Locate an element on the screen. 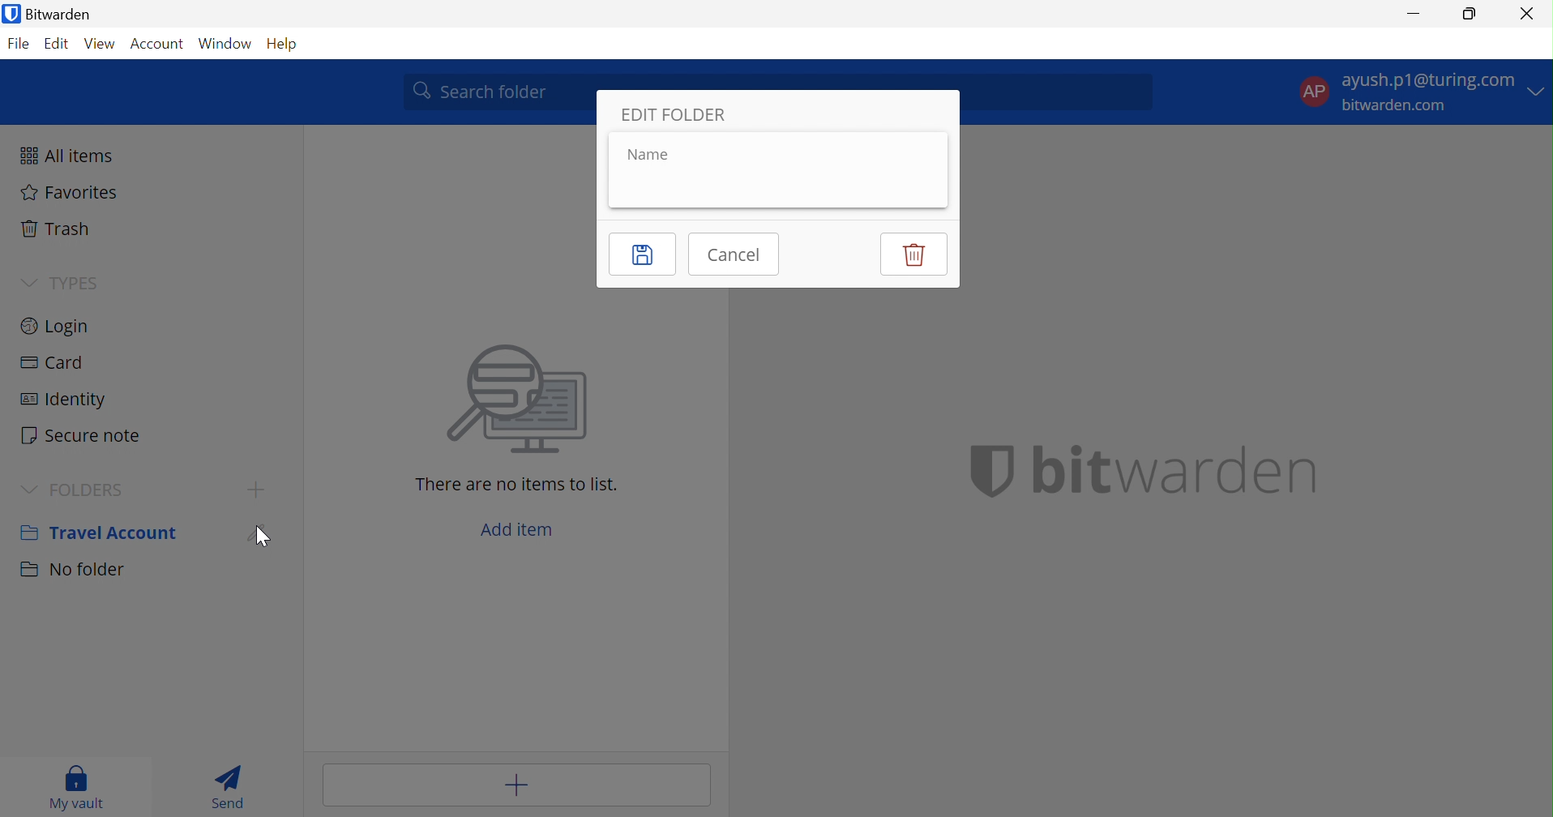 This screenshot has height=817, width=1553. Window is located at coordinates (225, 42).